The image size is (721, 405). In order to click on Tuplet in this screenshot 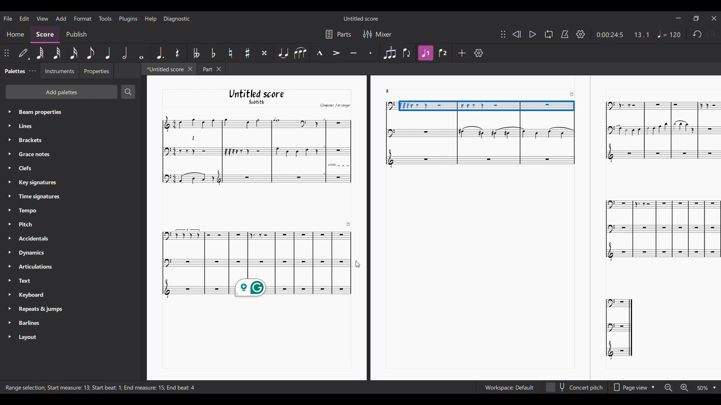, I will do `click(389, 52)`.